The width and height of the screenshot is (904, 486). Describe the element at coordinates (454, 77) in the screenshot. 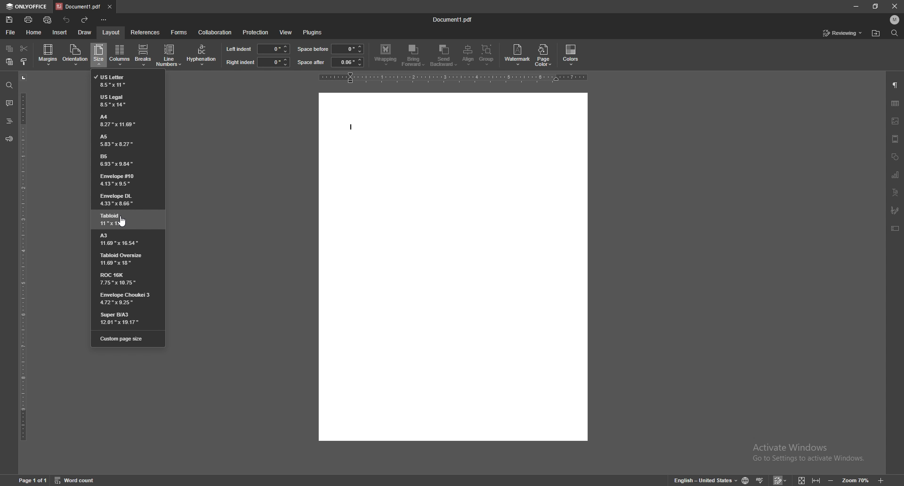

I see `horizontal scale` at that location.